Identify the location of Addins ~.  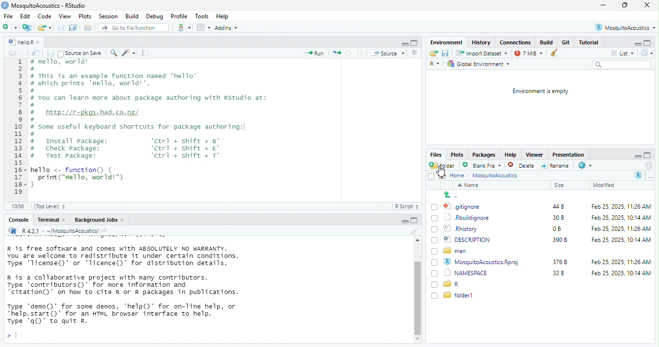
(228, 28).